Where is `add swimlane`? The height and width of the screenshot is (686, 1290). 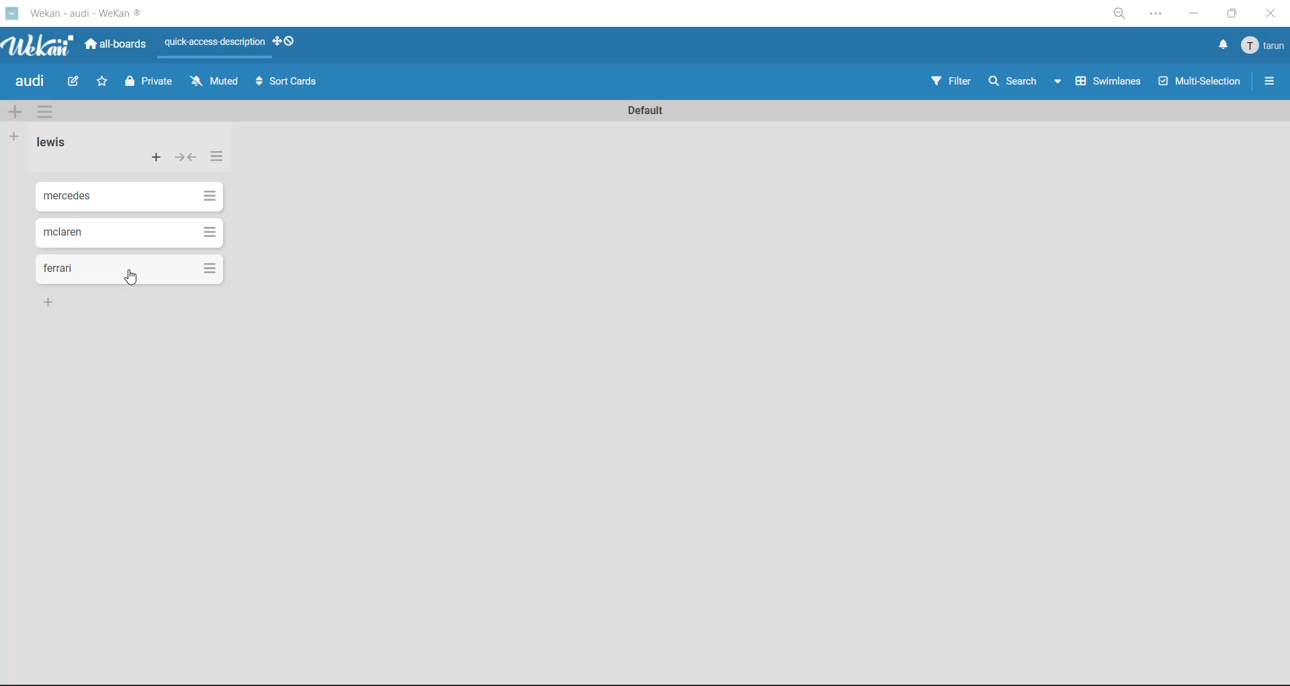 add swimlane is located at coordinates (15, 113).